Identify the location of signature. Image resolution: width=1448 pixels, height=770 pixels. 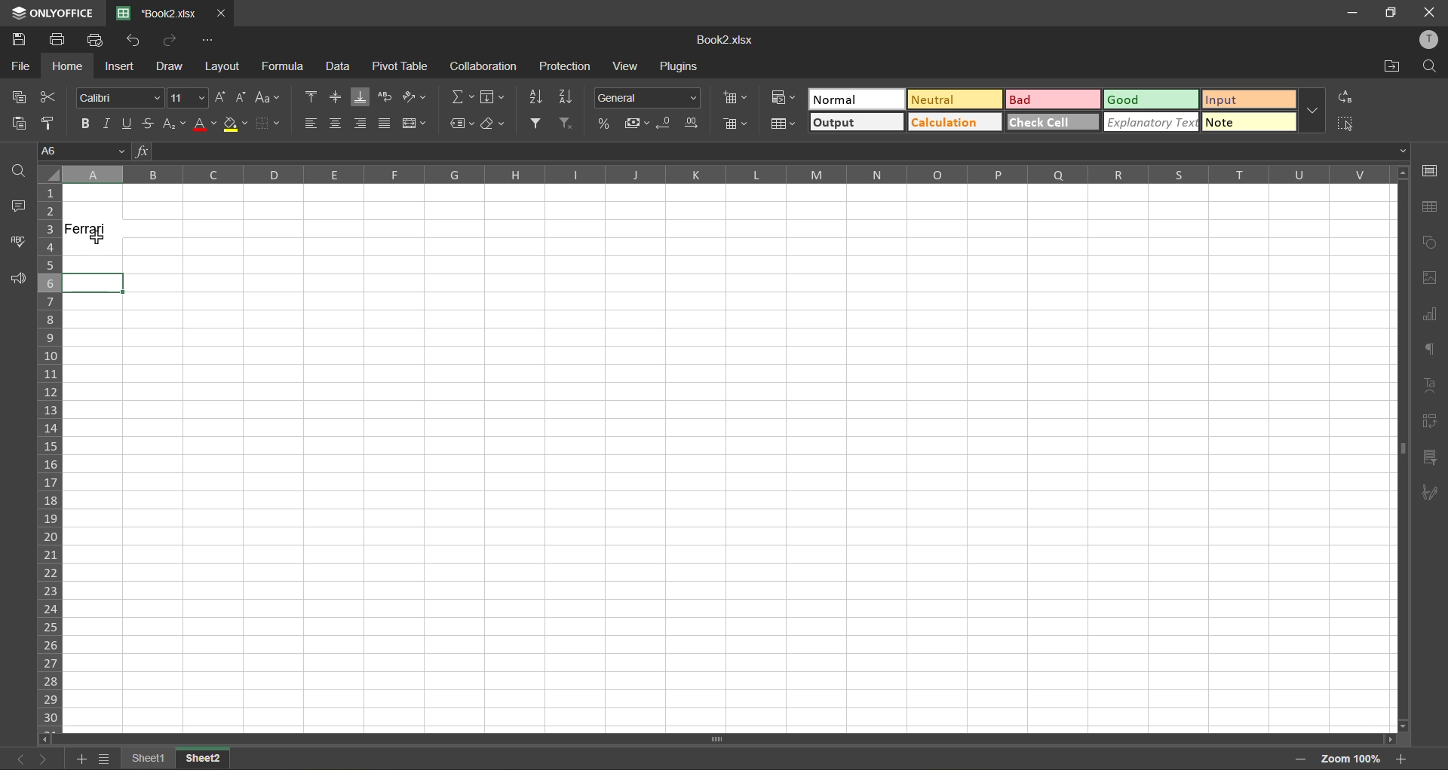
(1431, 490).